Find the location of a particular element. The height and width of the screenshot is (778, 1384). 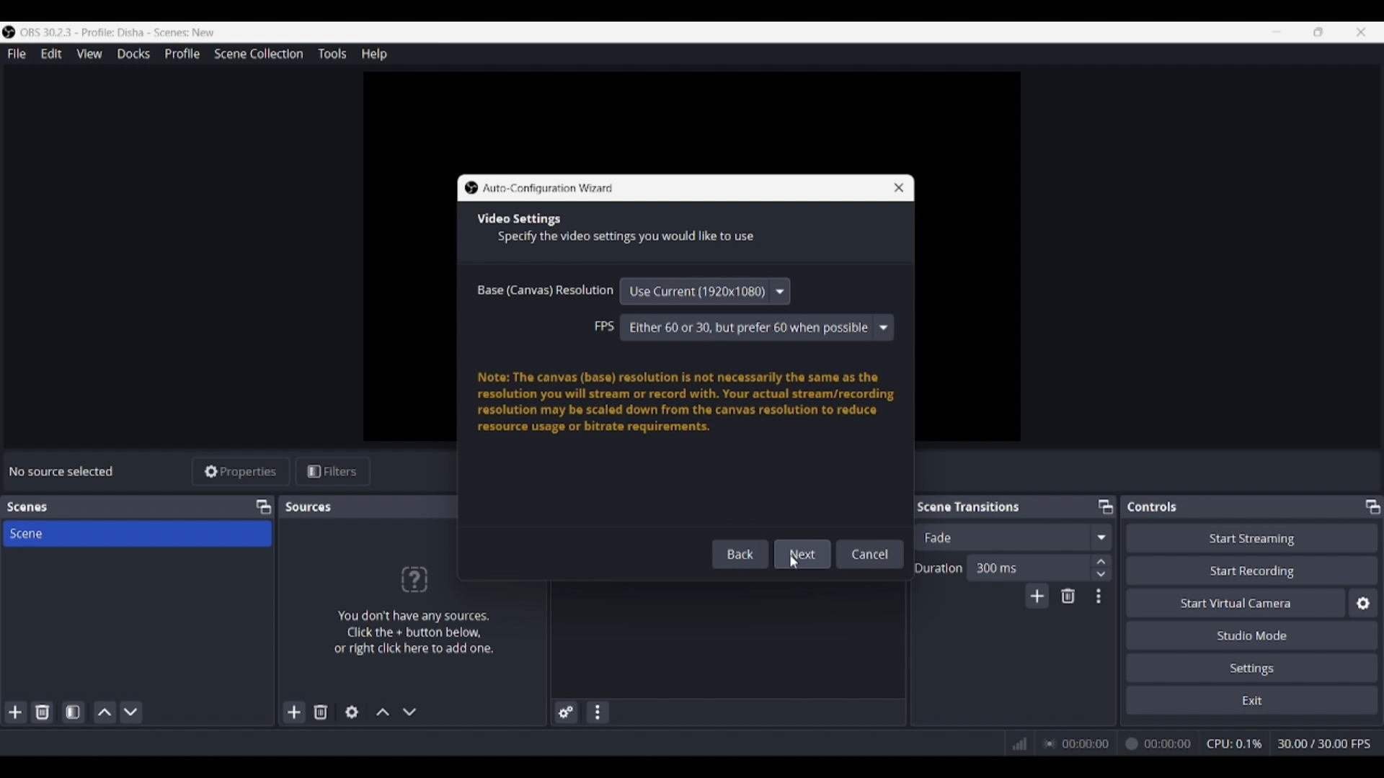

Indicates FPS options is located at coordinates (604, 326).